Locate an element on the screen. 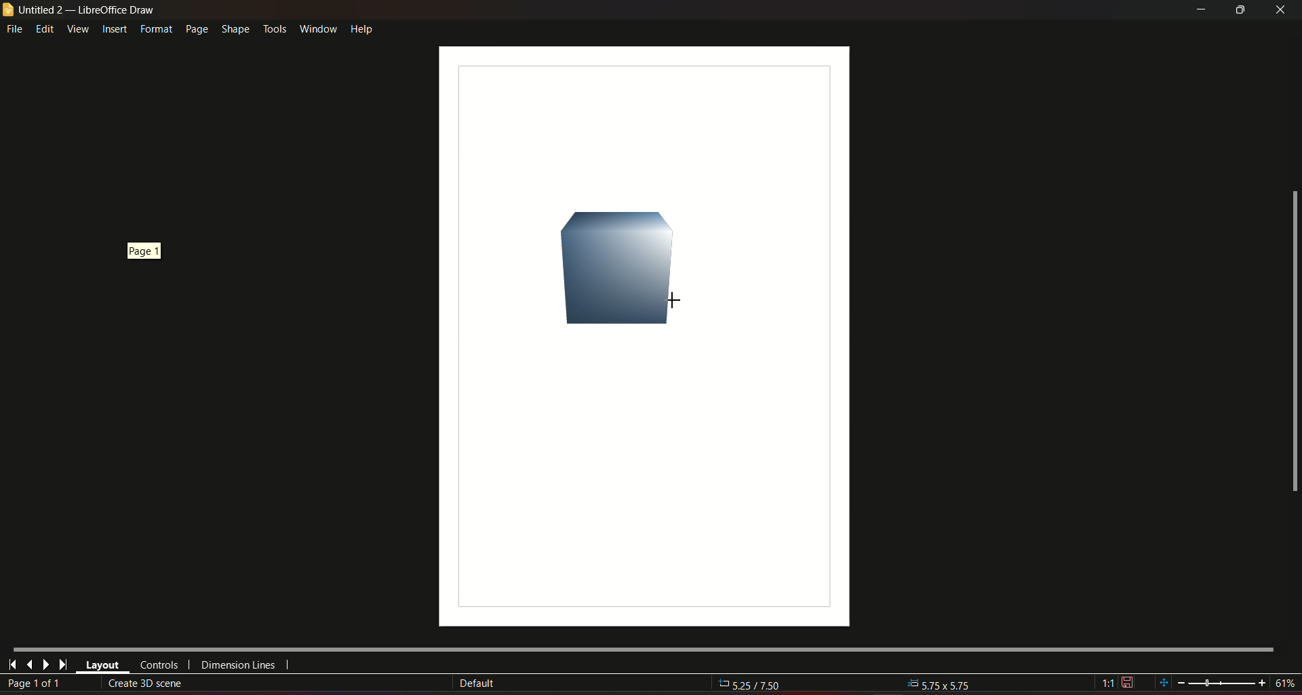 The image size is (1302, 695). page is located at coordinates (195, 29).